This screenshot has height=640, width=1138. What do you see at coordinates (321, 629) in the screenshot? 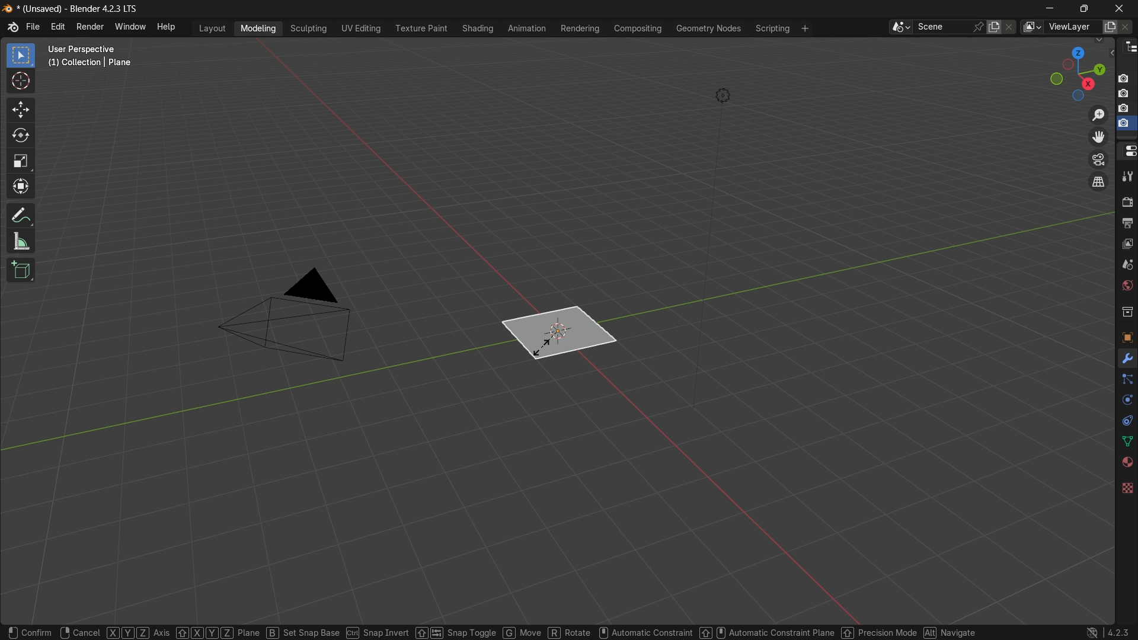
I see `set snap base ctrl` at bounding box center [321, 629].